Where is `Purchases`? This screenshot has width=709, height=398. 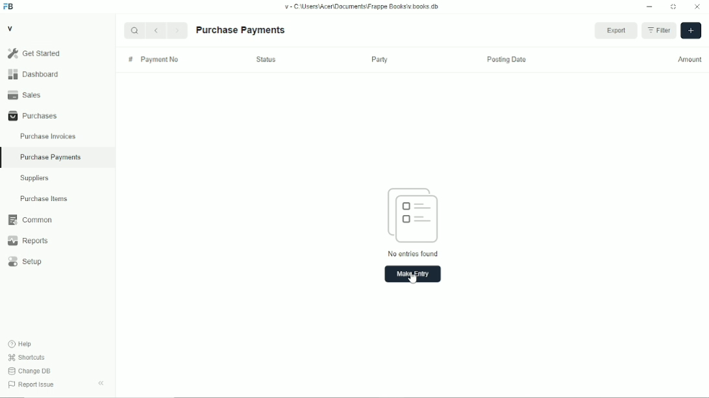
Purchases is located at coordinates (57, 115).